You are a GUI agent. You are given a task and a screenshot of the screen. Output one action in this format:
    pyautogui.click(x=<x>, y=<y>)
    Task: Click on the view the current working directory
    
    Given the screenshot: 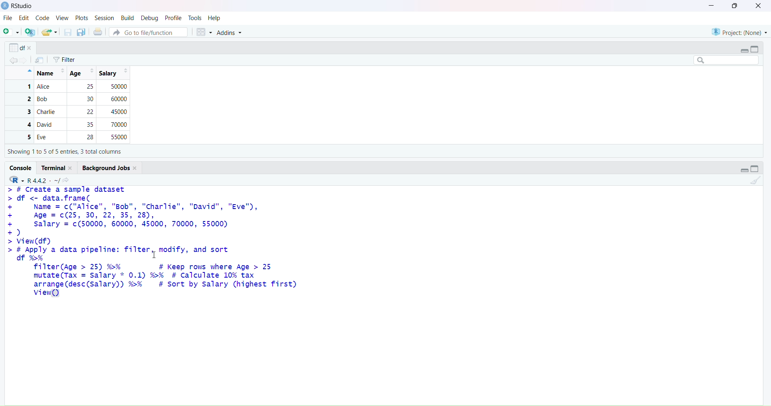 What is the action you would take?
    pyautogui.click(x=67, y=180)
    